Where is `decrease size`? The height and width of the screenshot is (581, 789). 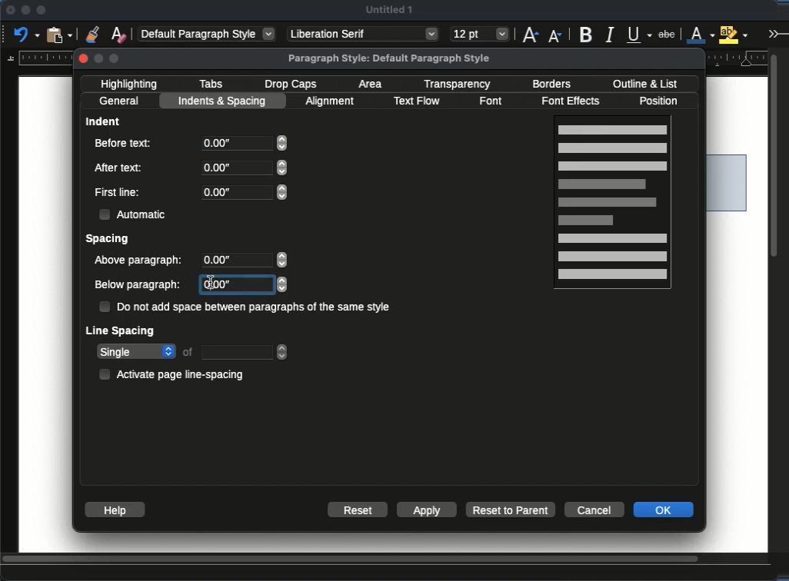
decrease size is located at coordinates (556, 35).